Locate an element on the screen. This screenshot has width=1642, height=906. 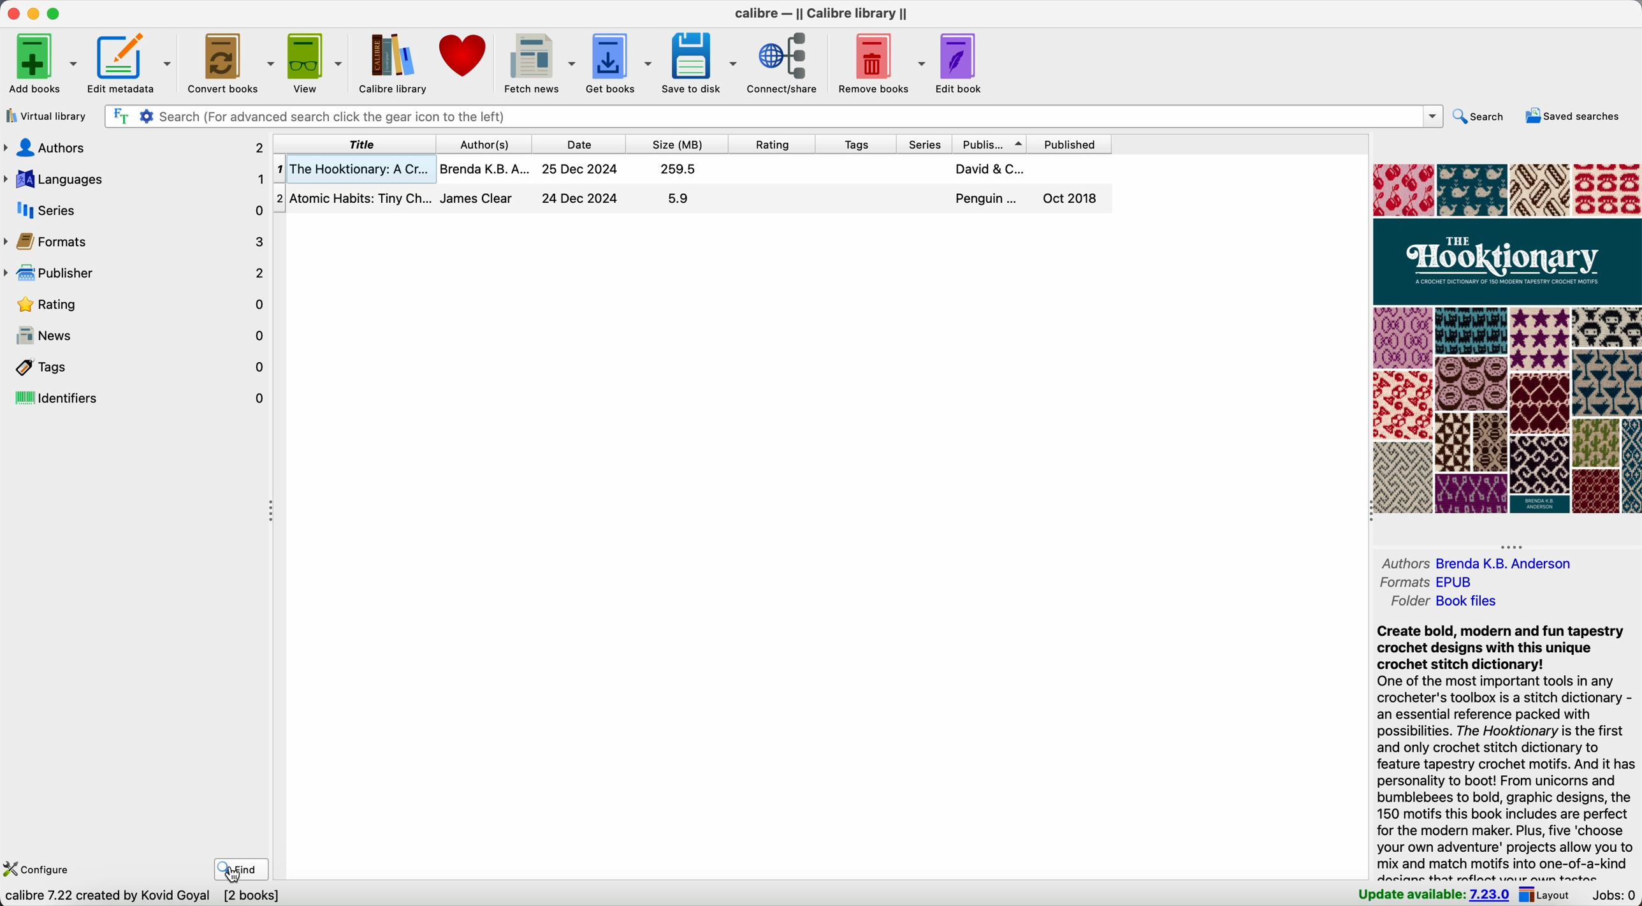
authors is located at coordinates (1480, 561).